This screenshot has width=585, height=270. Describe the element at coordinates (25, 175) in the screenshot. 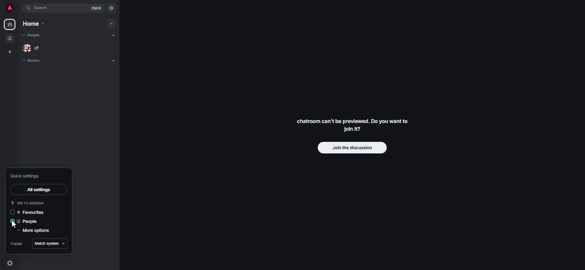

I see `quick settings` at that location.